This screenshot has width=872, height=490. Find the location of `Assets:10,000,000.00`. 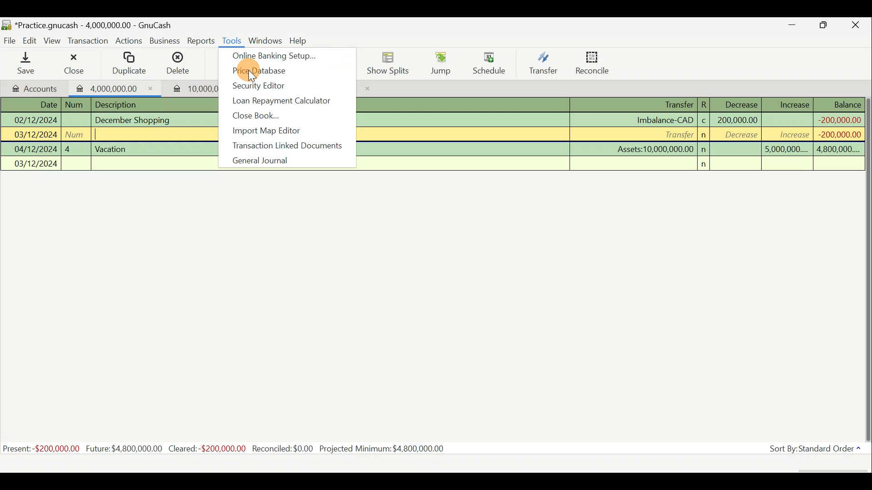

Assets:10,000,000.00 is located at coordinates (656, 148).